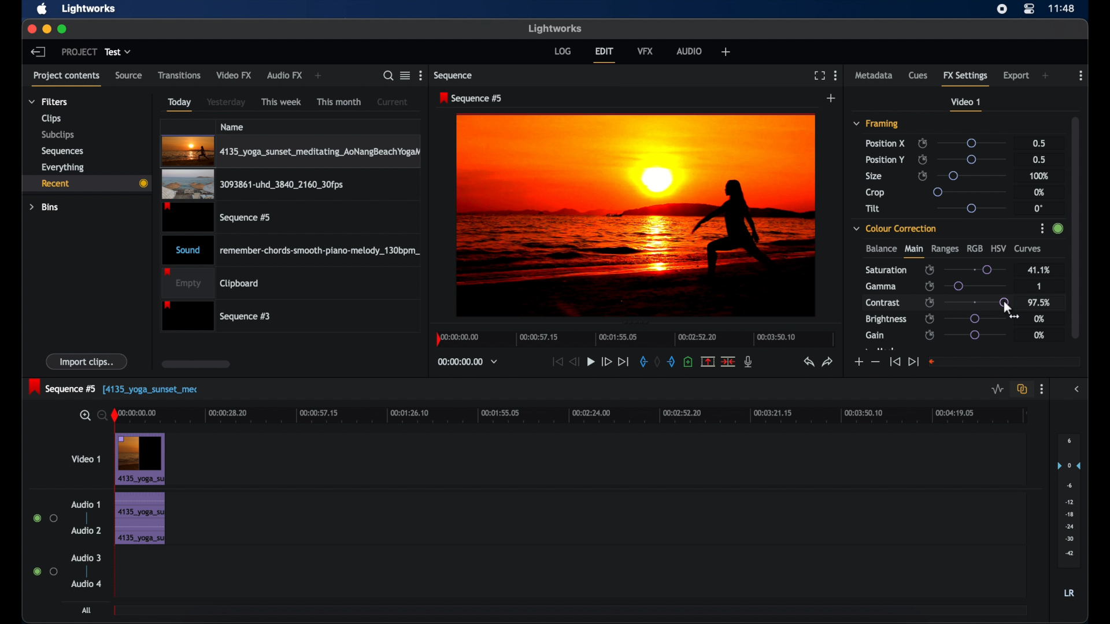 The width and height of the screenshot is (1110, 624). Describe the element at coordinates (1005, 302) in the screenshot. I see `slider` at that location.